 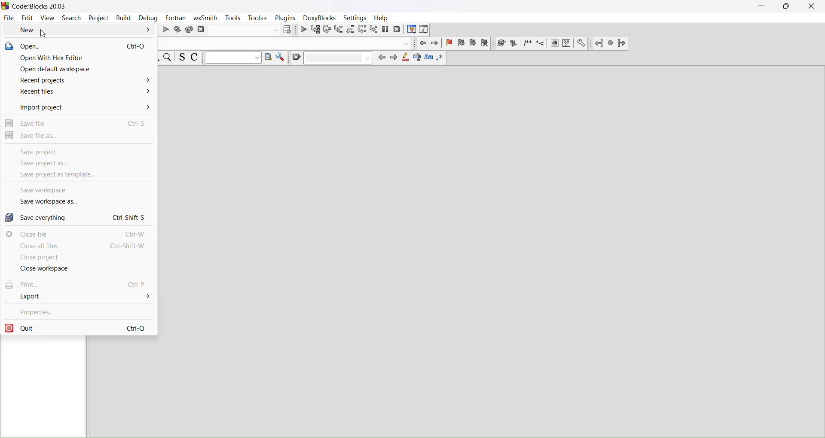 What do you see at coordinates (567, 43) in the screenshot?
I see `HTML help` at bounding box center [567, 43].